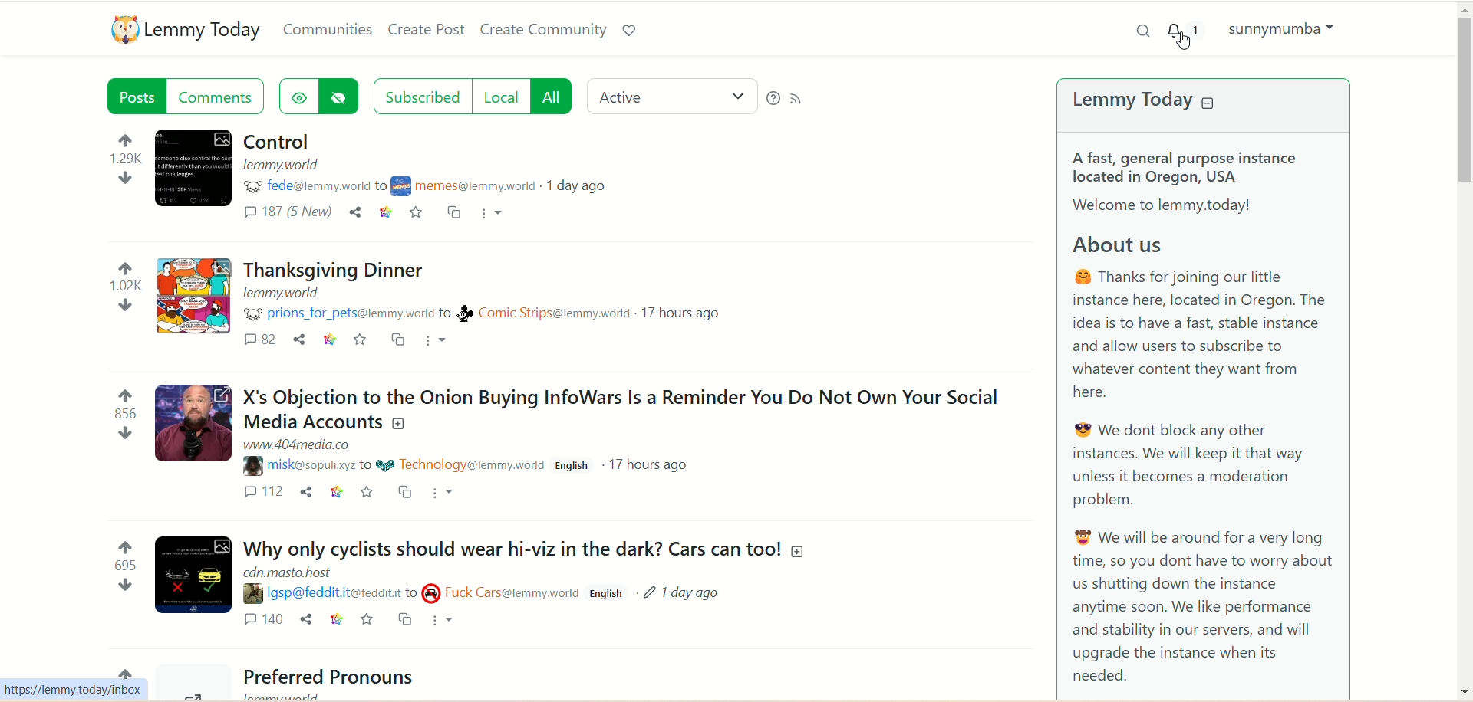  Describe the element at coordinates (303, 493) in the screenshot. I see `share` at that location.